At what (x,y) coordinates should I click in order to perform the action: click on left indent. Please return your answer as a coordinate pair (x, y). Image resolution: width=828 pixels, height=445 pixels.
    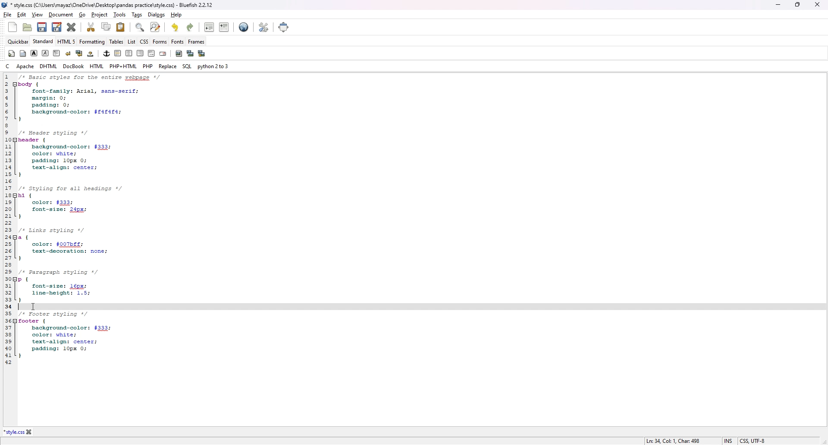
    Looking at the image, I should click on (140, 53).